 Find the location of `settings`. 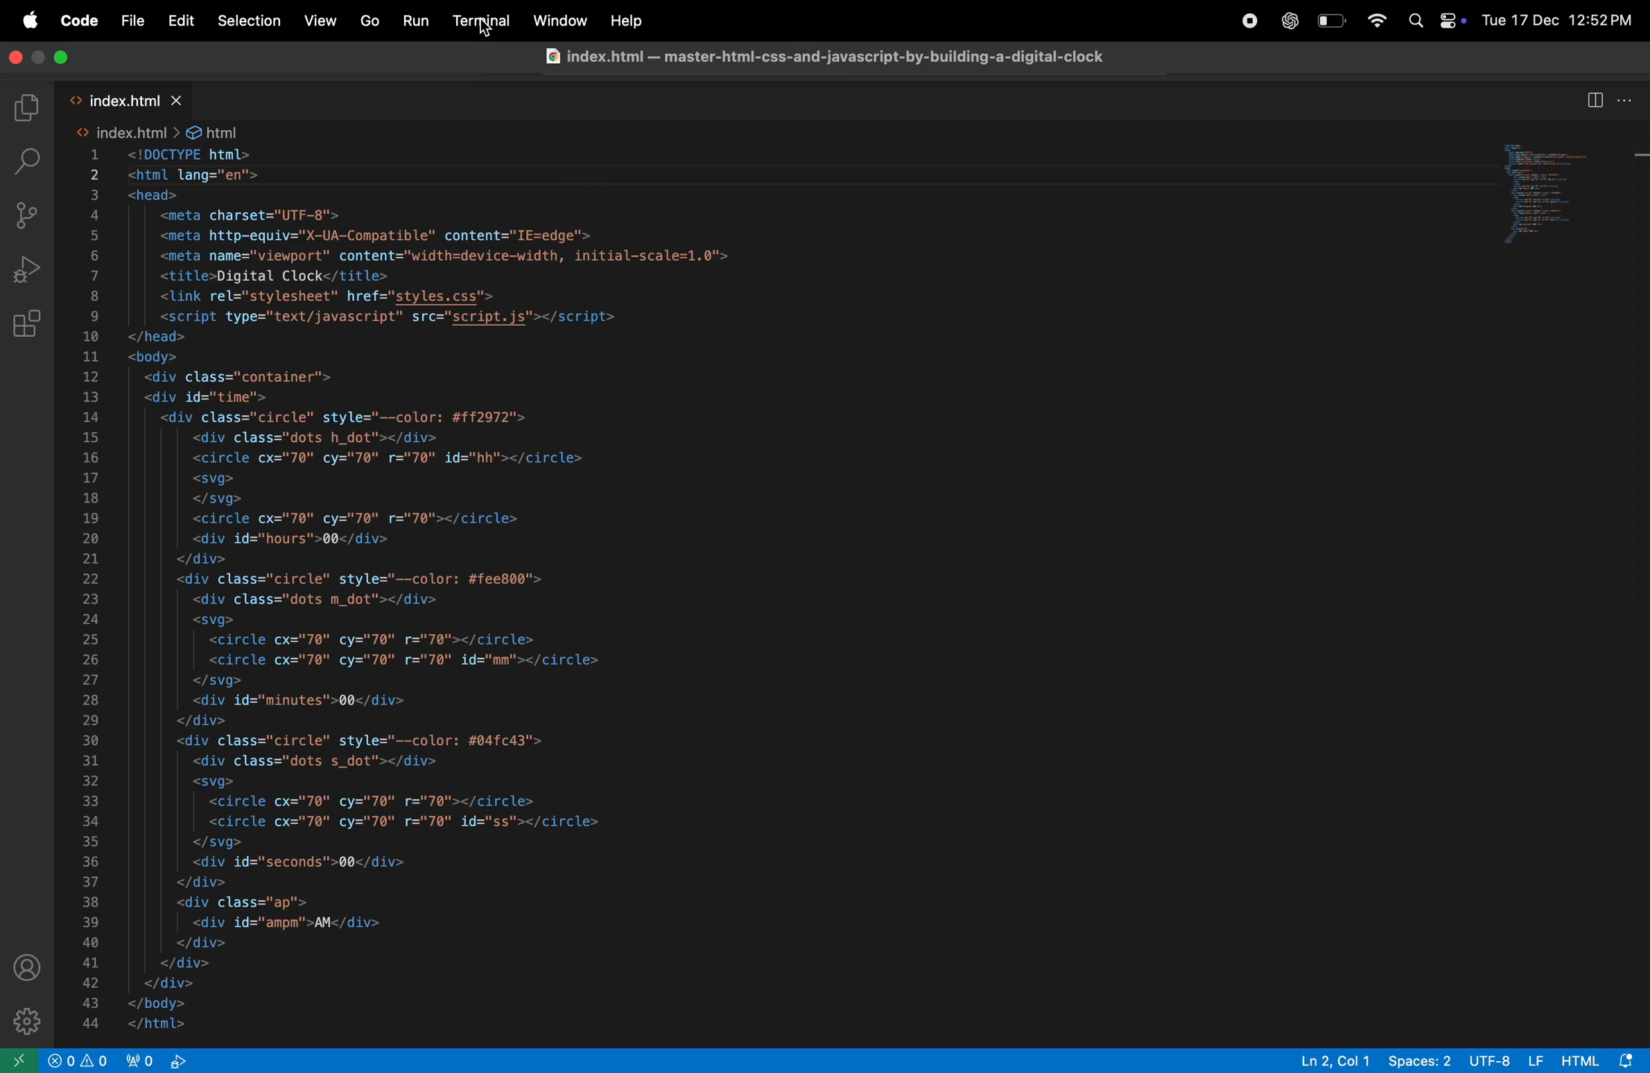

settings is located at coordinates (26, 1022).